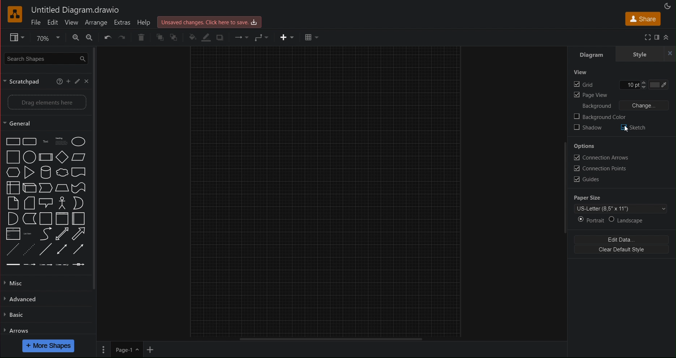  I want to click on Page Template, so click(620, 209).